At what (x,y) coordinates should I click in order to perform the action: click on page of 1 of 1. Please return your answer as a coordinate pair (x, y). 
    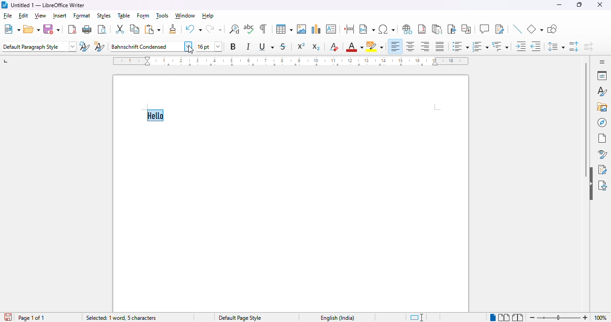
    Looking at the image, I should click on (32, 318).